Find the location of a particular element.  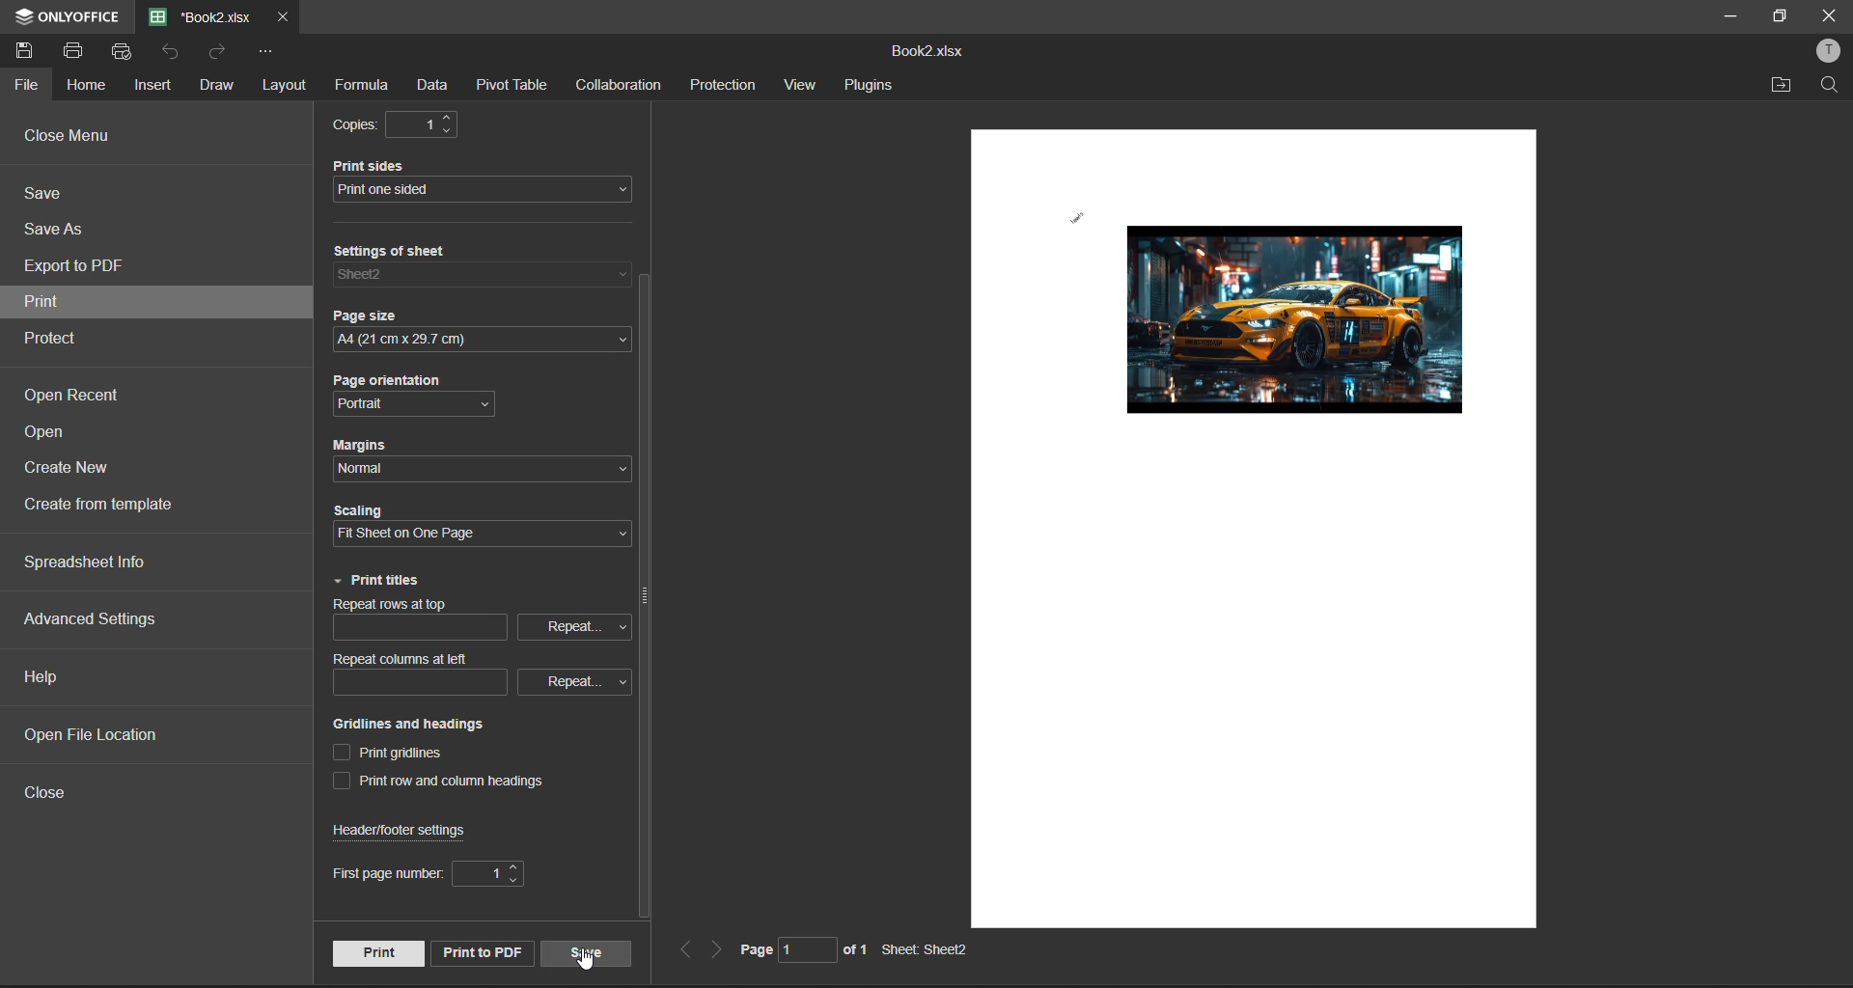

formula is located at coordinates (363, 86).